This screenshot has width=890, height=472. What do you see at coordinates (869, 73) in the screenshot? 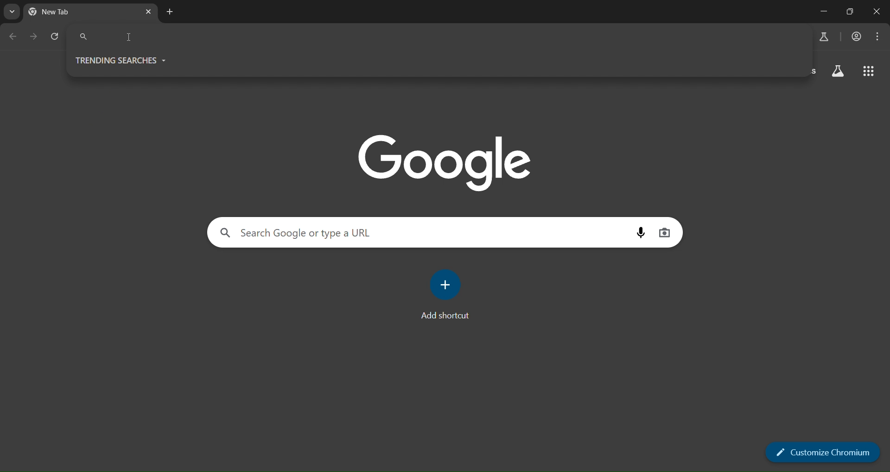
I see `google apps` at bounding box center [869, 73].